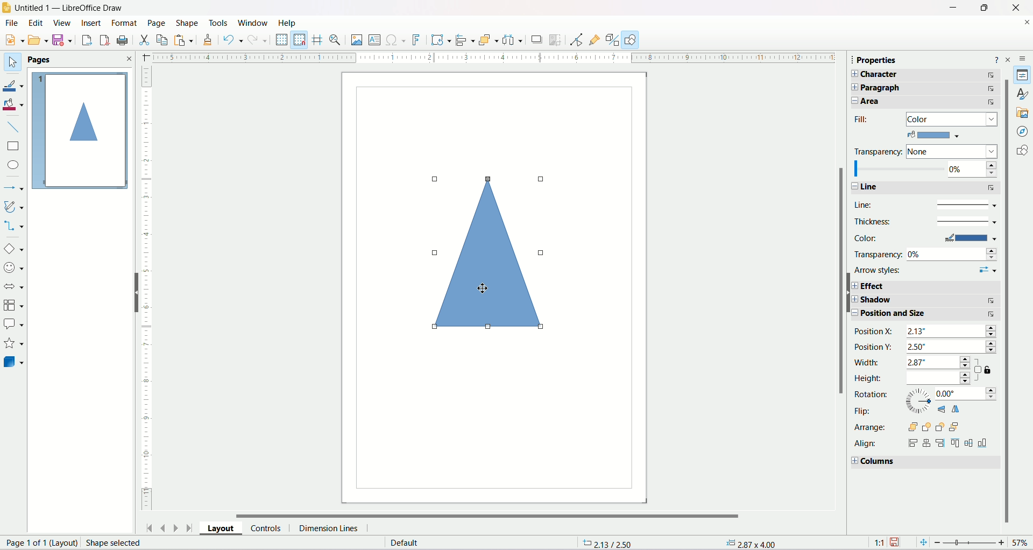 The width and height of the screenshot is (1033, 550). What do you see at coordinates (149, 288) in the screenshot?
I see `Vertical Ruler` at bounding box center [149, 288].